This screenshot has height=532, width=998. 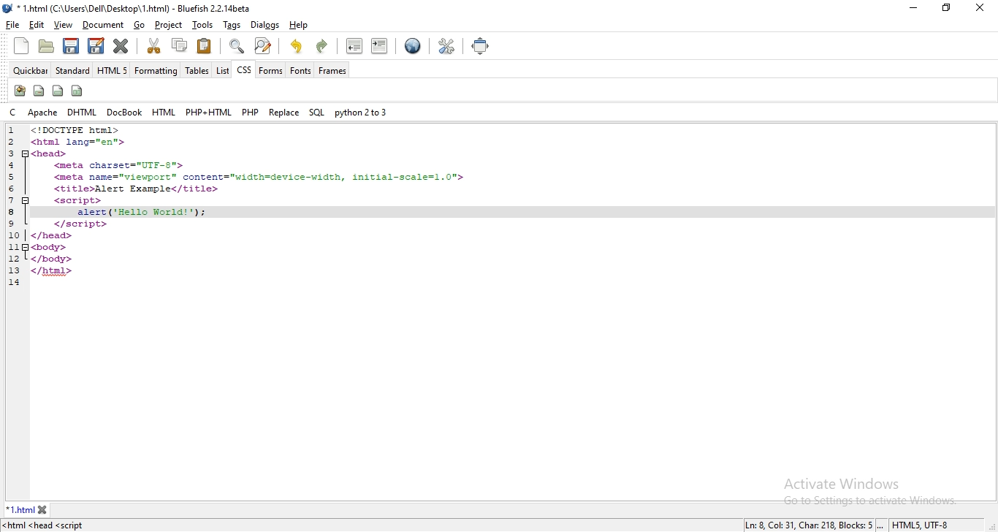 I want to click on dhtml, so click(x=83, y=110).